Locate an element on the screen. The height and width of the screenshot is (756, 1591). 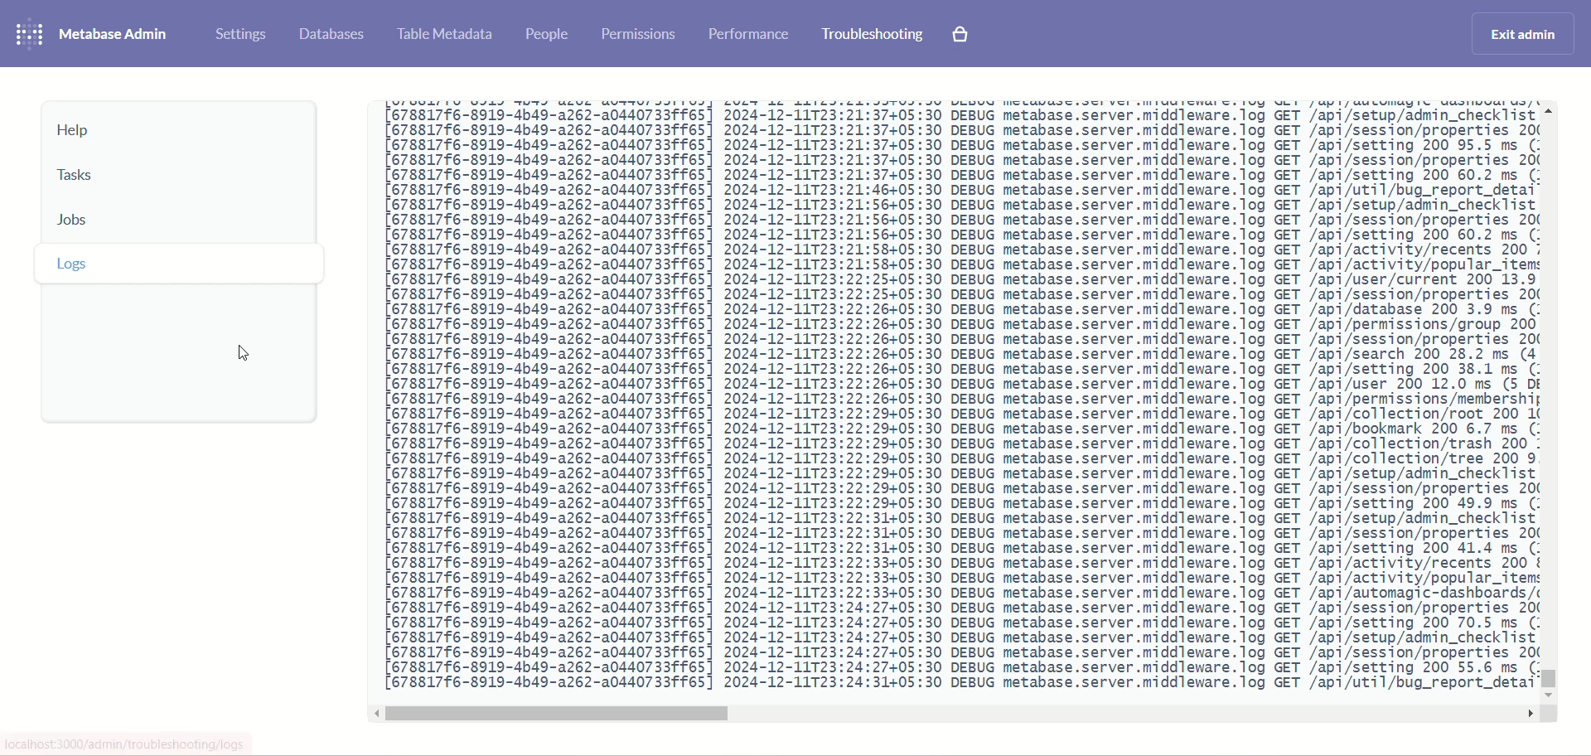
settings is located at coordinates (240, 34).